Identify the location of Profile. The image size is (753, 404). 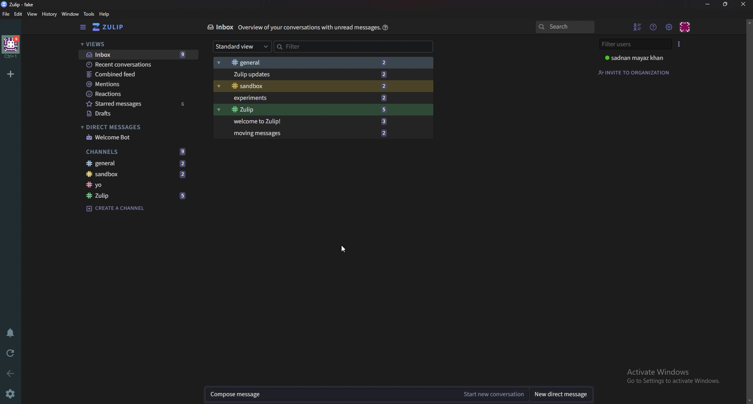
(639, 58).